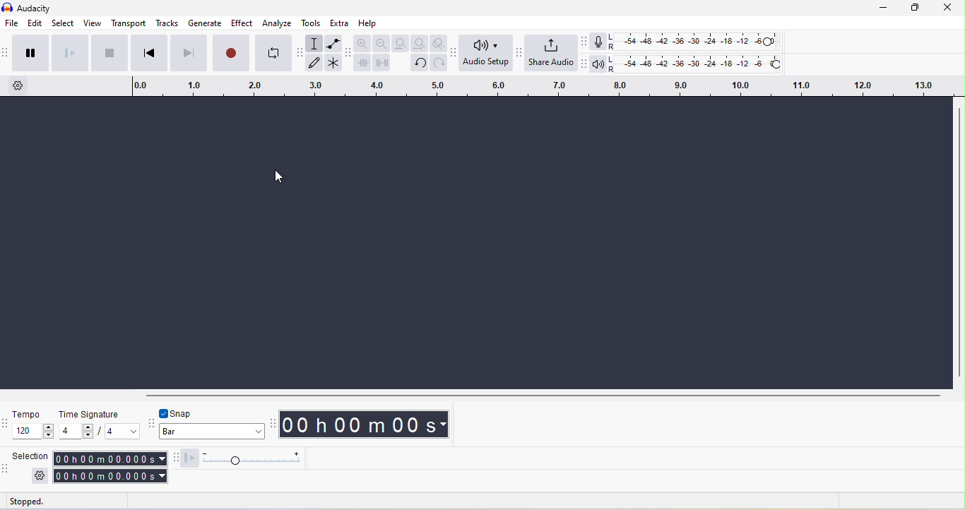 This screenshot has height=510, width=965. I want to click on skip to start, so click(150, 52).